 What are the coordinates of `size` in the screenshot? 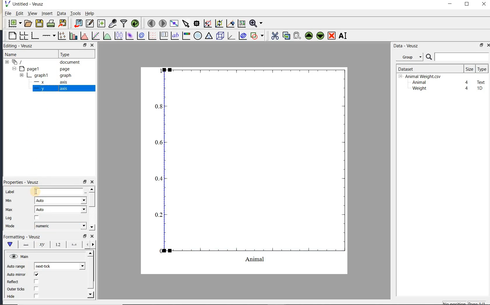 It's located at (469, 69).